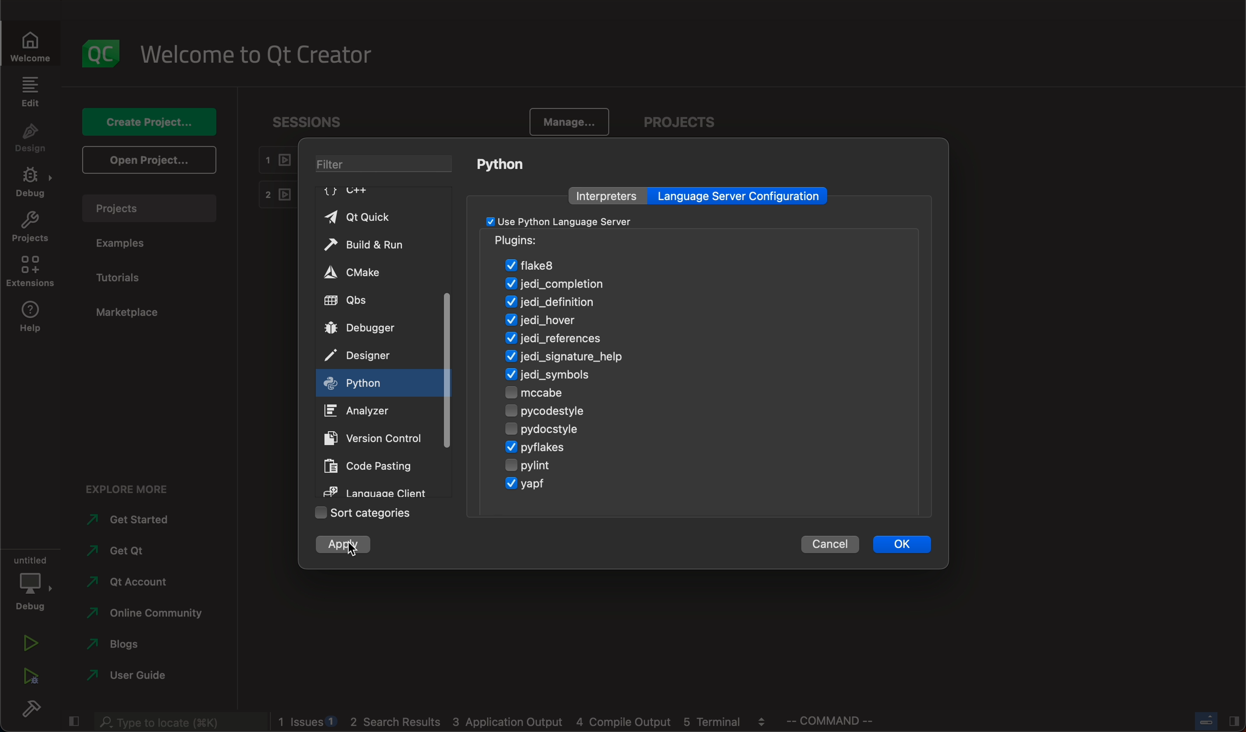 The image size is (1246, 732). Describe the element at coordinates (124, 245) in the screenshot. I see `examples` at that location.